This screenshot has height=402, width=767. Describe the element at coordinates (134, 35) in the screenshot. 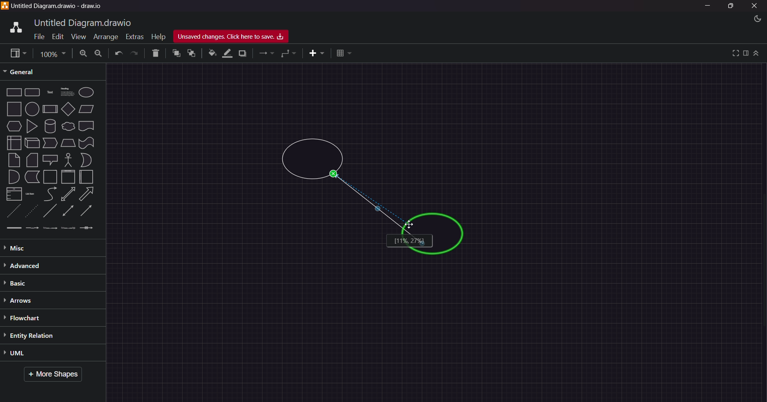

I see `Extras` at that location.